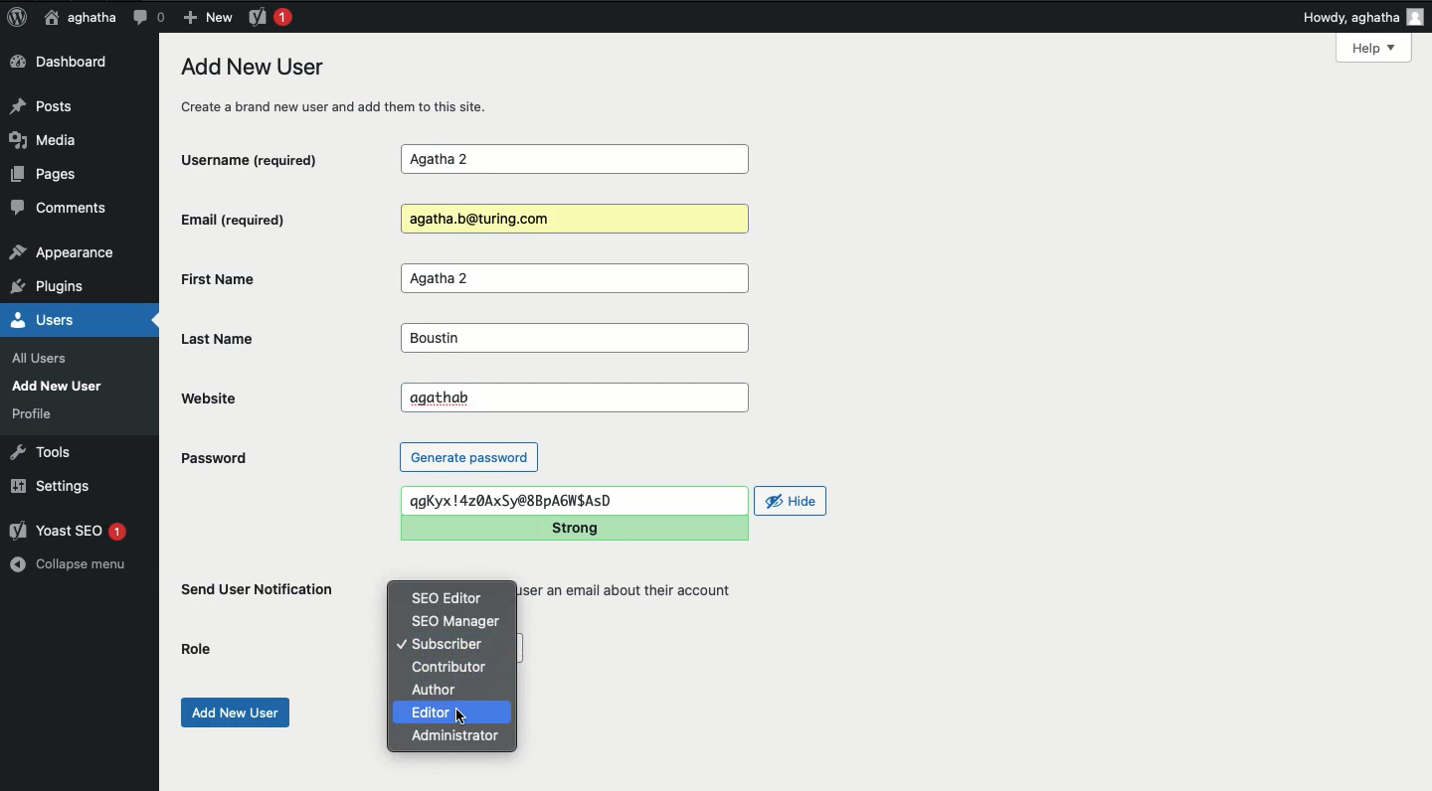 This screenshot has width=1432, height=791. I want to click on Add new user, so click(233, 712).